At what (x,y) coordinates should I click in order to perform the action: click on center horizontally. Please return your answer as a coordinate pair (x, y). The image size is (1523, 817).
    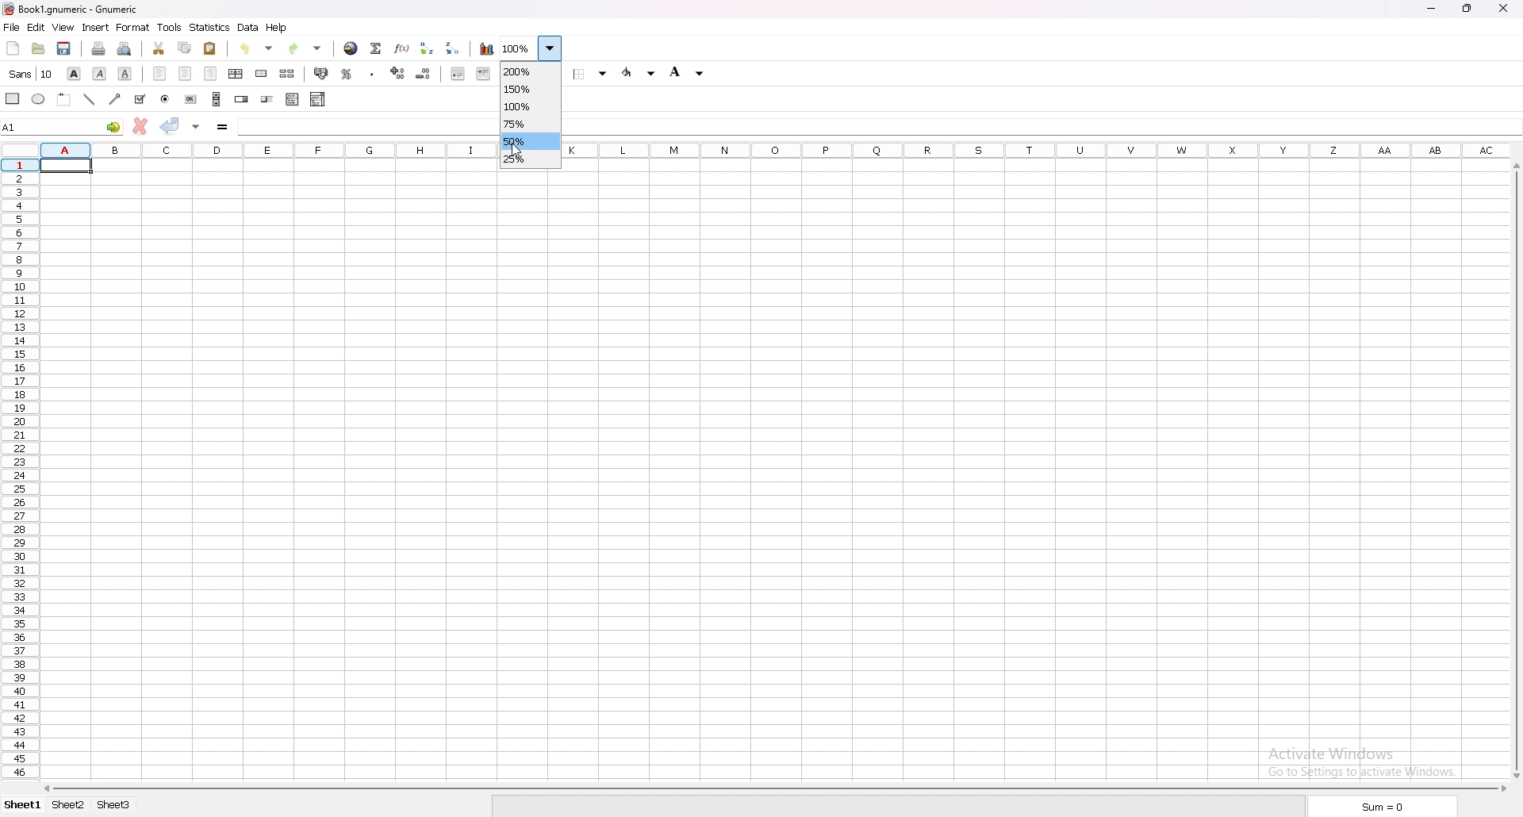
    Looking at the image, I should click on (236, 74).